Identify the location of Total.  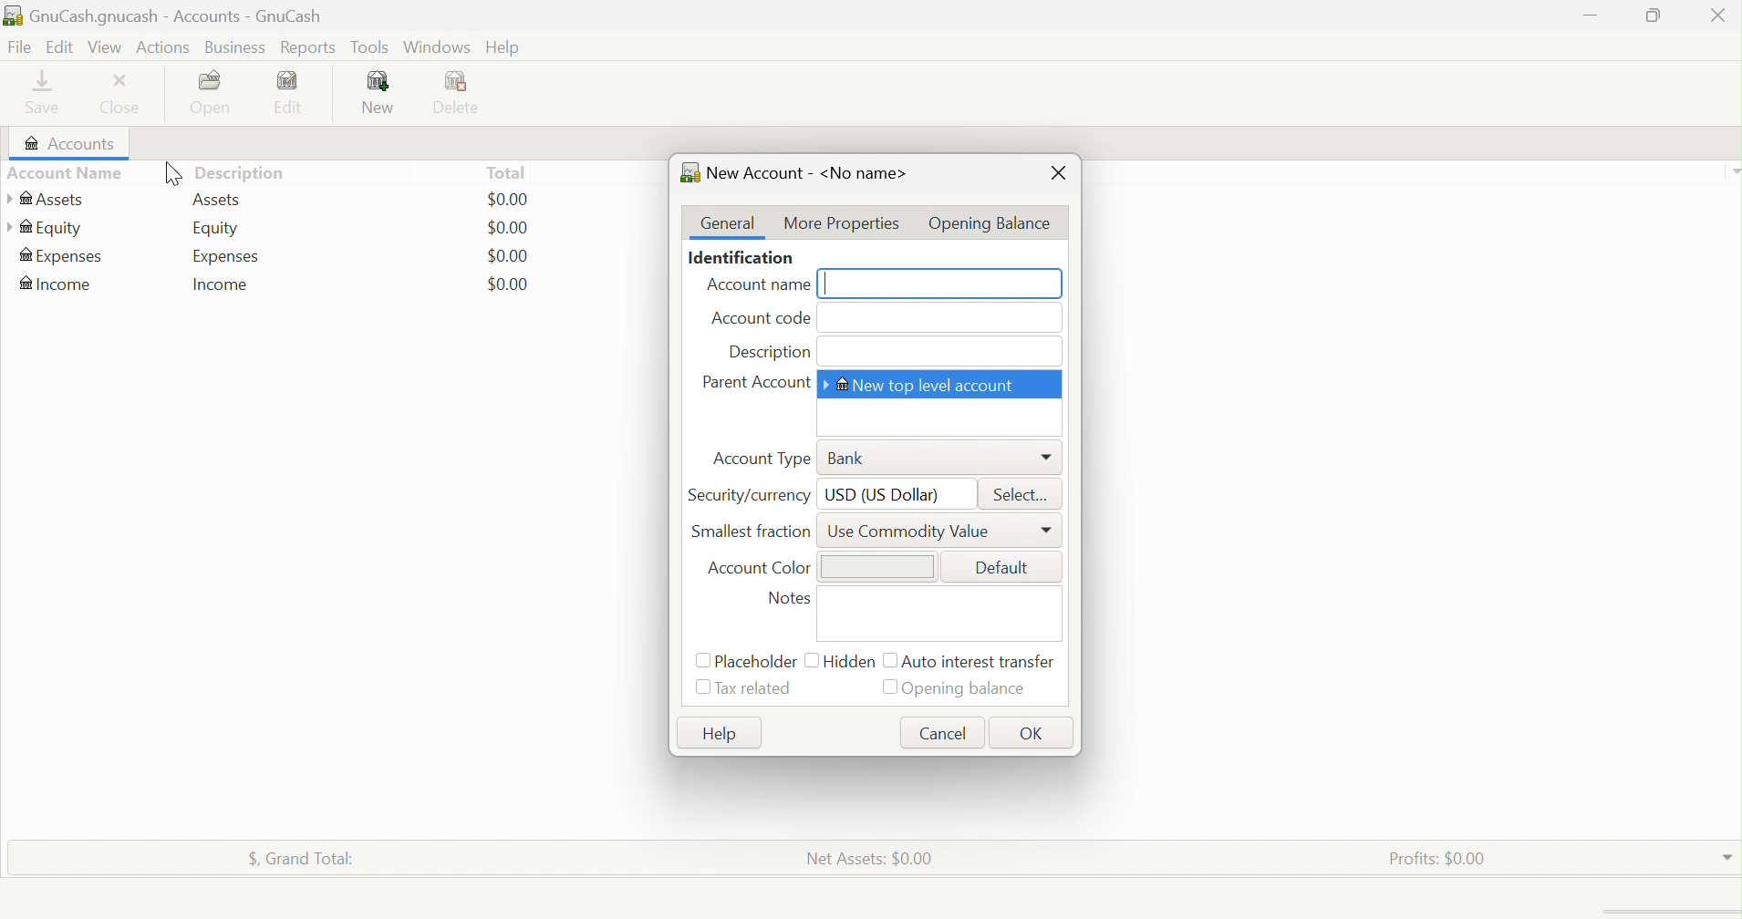
(505, 172).